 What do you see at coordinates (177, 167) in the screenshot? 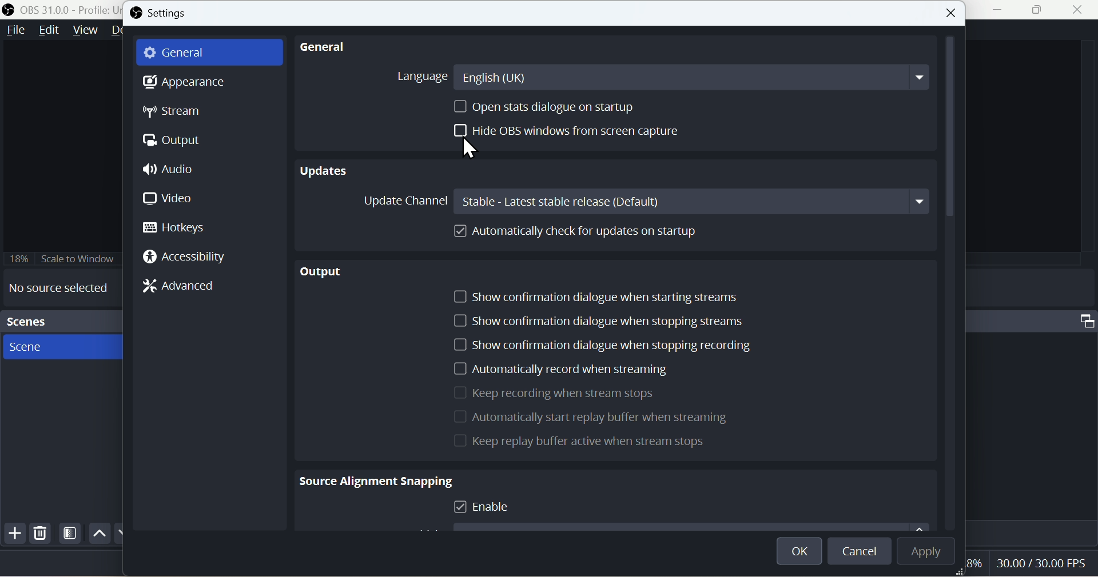
I see `Audio` at bounding box center [177, 167].